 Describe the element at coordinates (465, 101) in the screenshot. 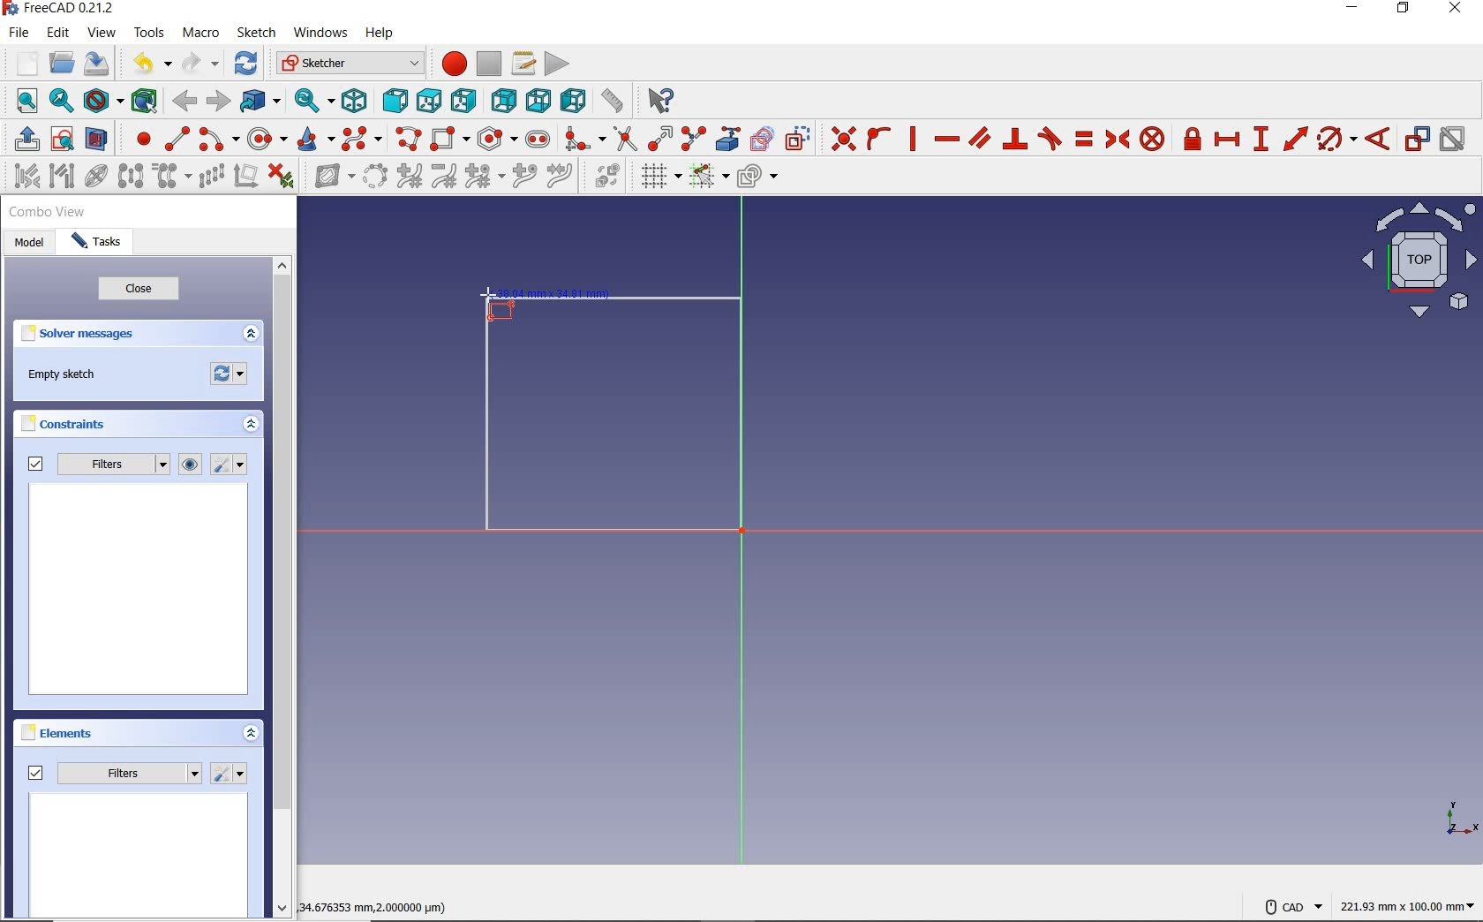

I see `right` at that location.